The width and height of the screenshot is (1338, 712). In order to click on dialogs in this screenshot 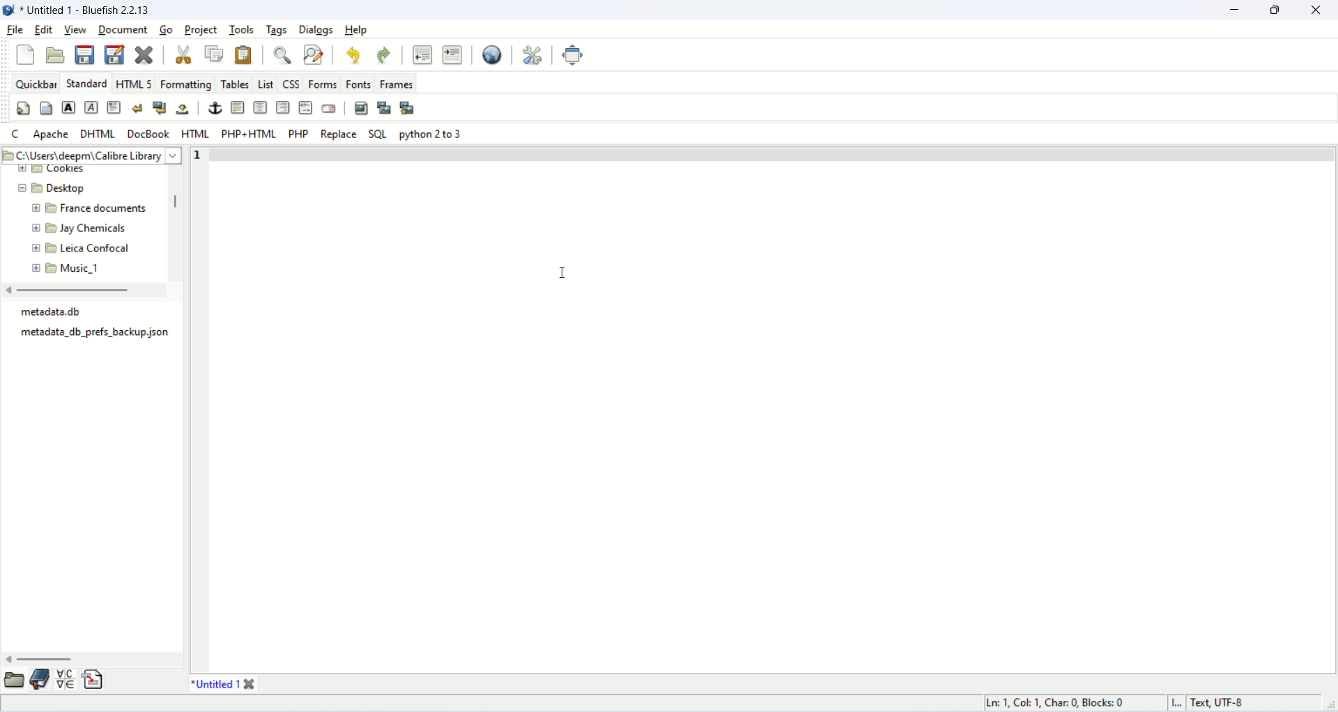, I will do `click(316, 29)`.